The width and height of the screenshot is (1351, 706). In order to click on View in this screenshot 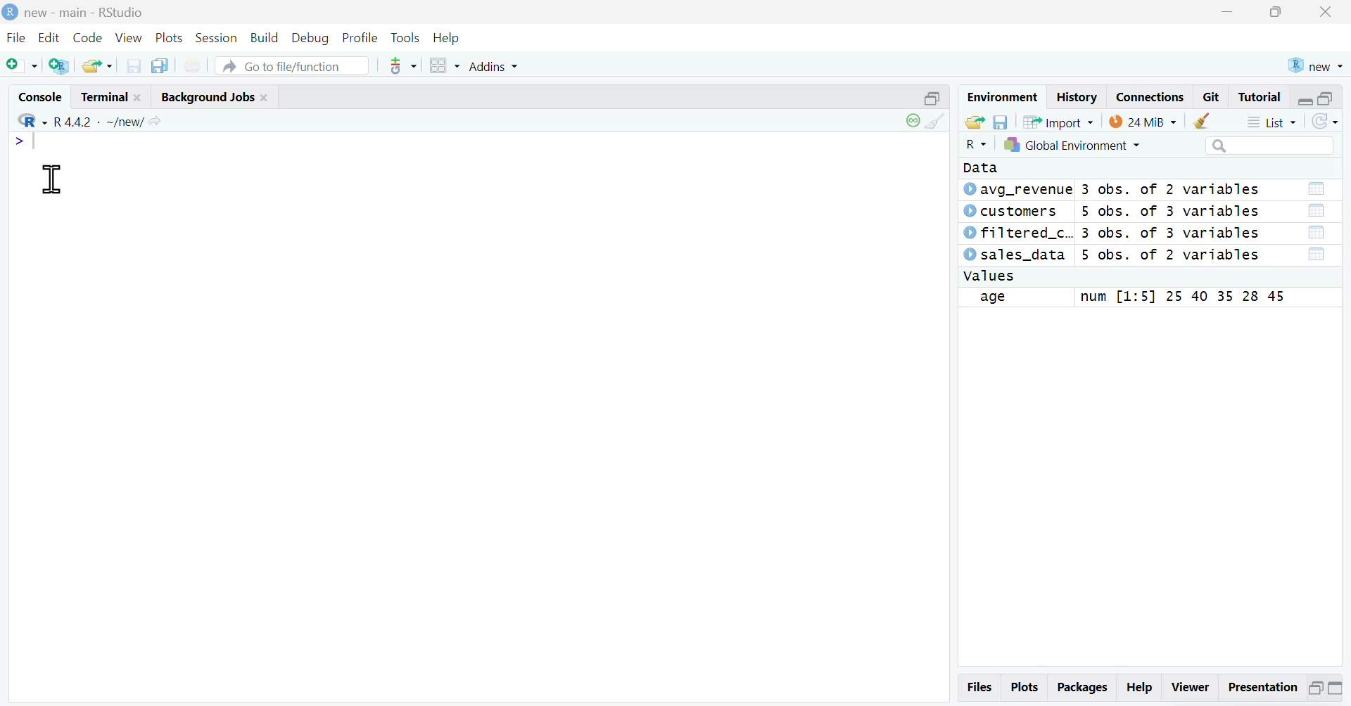, I will do `click(129, 39)`.